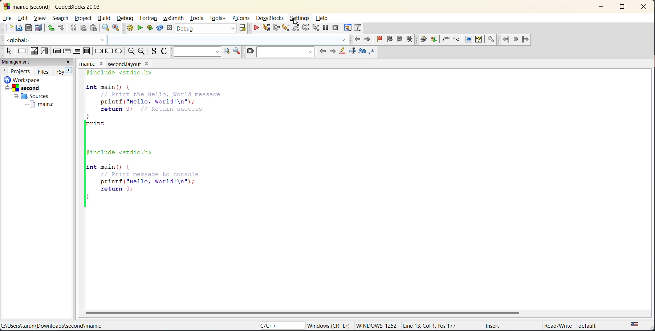 The width and height of the screenshot is (655, 331). Describe the element at coordinates (594, 326) in the screenshot. I see `default` at that location.